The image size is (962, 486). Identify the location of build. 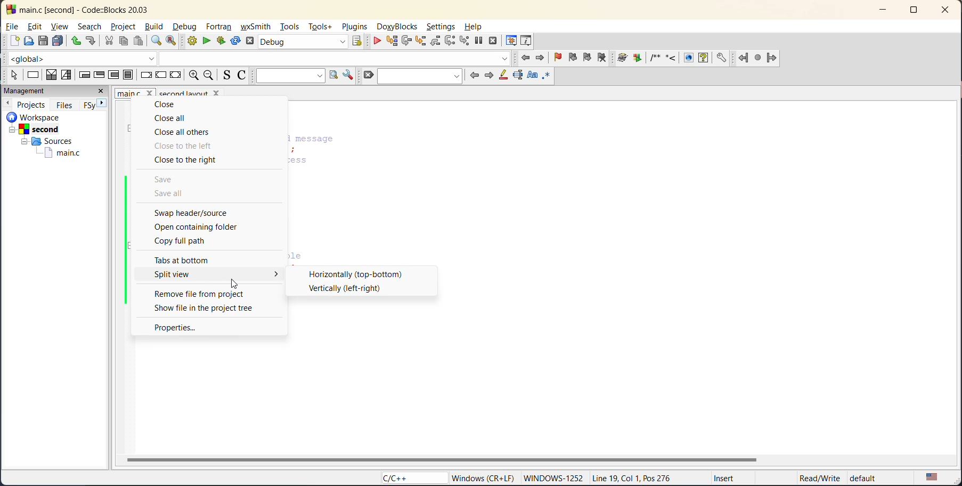
(157, 26).